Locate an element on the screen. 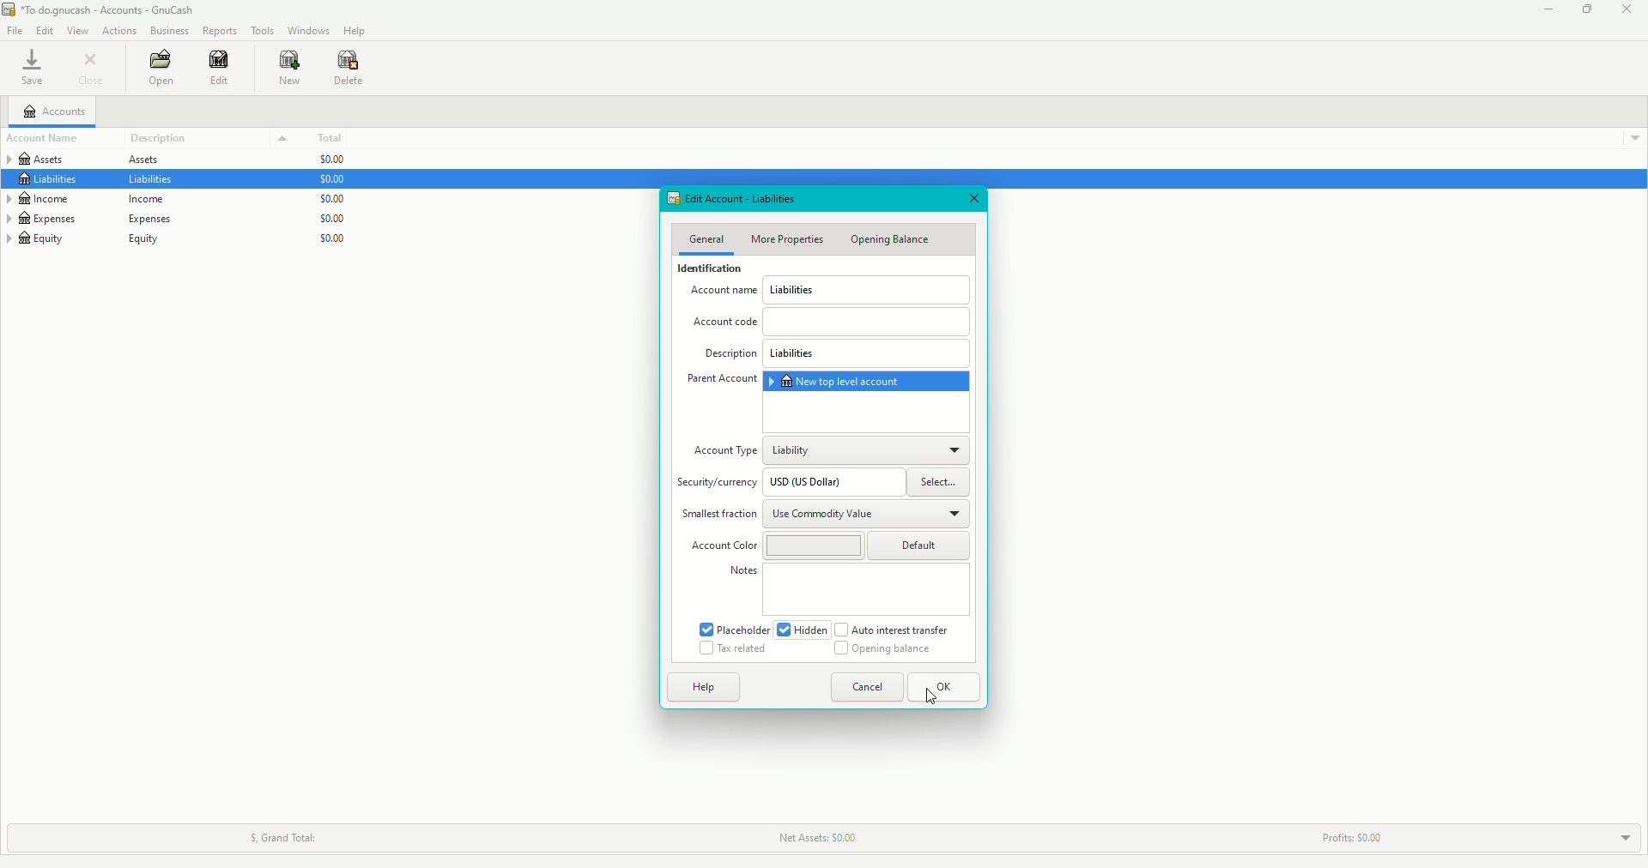  Default is located at coordinates (868, 546).